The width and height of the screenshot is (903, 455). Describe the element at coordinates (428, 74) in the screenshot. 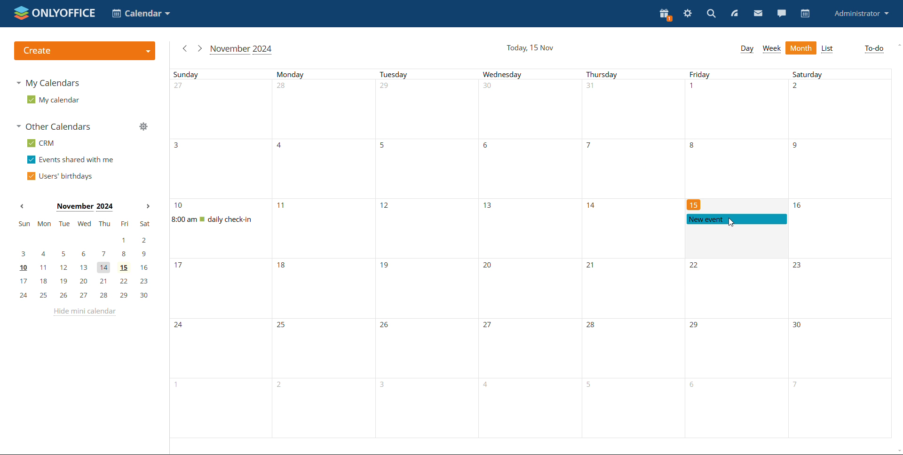

I see `individual day` at that location.